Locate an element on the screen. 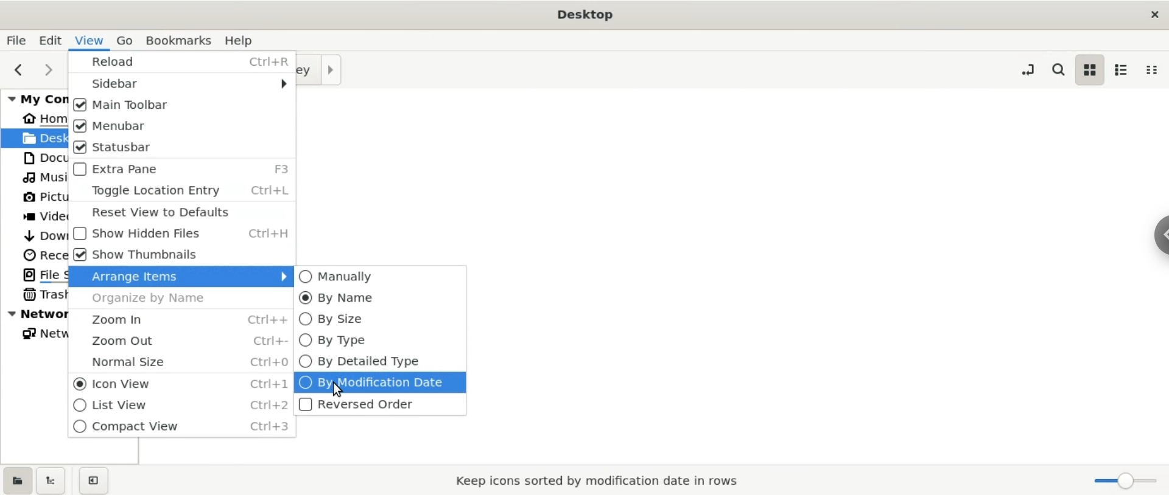 This screenshot has height=495, width=1169. toggle location entry is located at coordinates (180, 192).